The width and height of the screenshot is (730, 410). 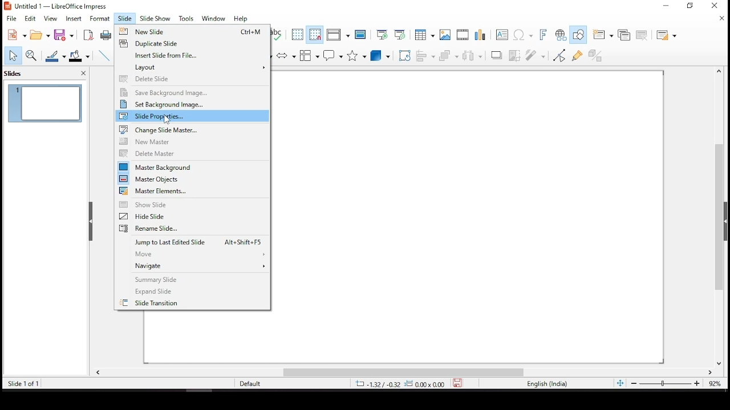 I want to click on select tool, so click(x=13, y=56).